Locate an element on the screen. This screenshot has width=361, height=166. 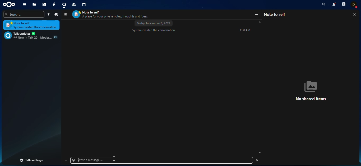
note is located at coordinates (31, 25).